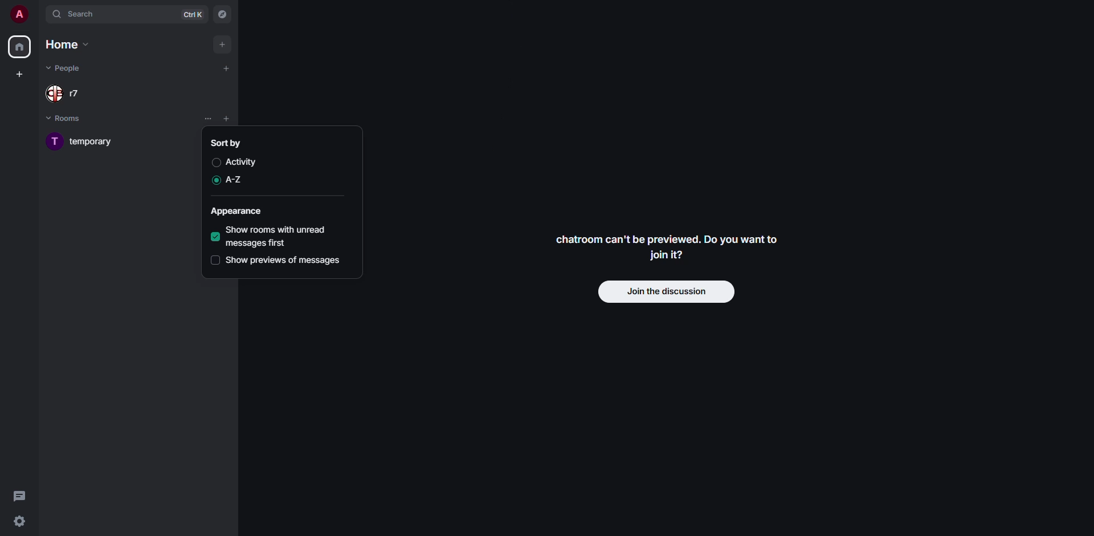 The image size is (1094, 536). What do you see at coordinates (244, 119) in the screenshot?
I see `list options` at bounding box center [244, 119].